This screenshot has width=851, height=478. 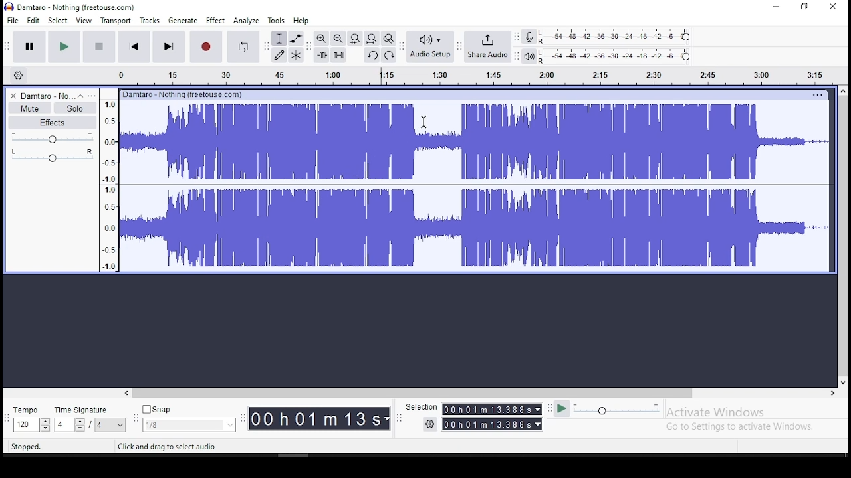 I want to click on audio setup, so click(x=430, y=46).